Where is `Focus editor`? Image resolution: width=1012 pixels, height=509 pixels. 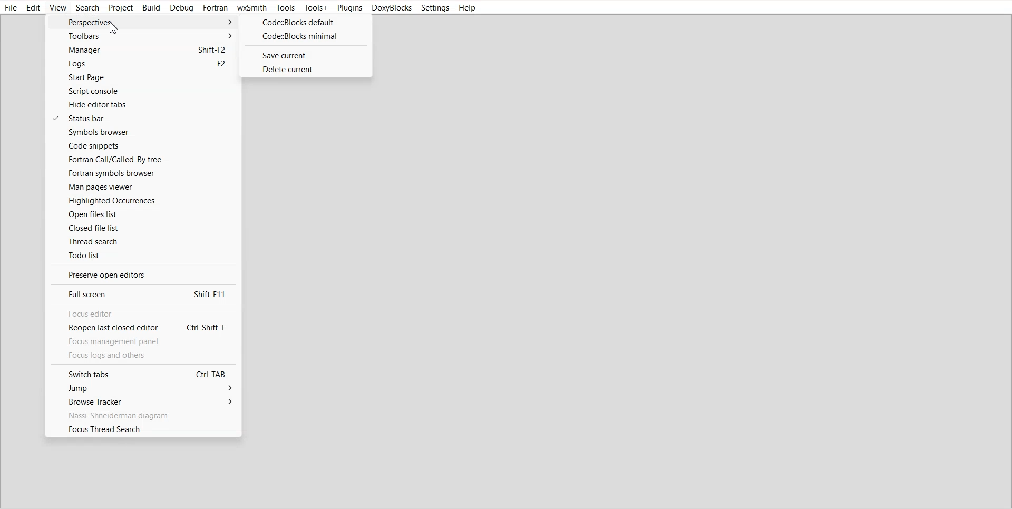
Focus editor is located at coordinates (140, 314).